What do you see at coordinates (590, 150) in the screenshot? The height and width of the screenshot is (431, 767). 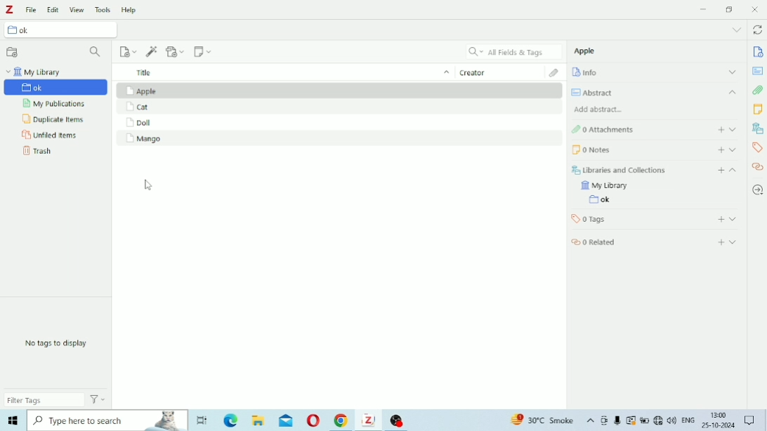 I see `Notes` at bounding box center [590, 150].